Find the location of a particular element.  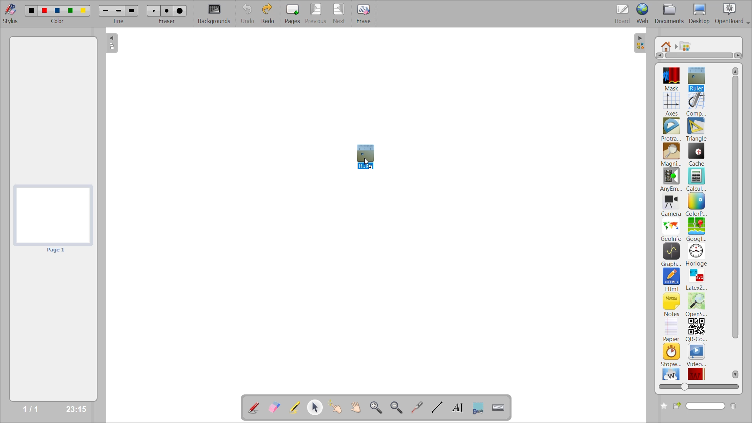

line  is located at coordinates (119, 21).